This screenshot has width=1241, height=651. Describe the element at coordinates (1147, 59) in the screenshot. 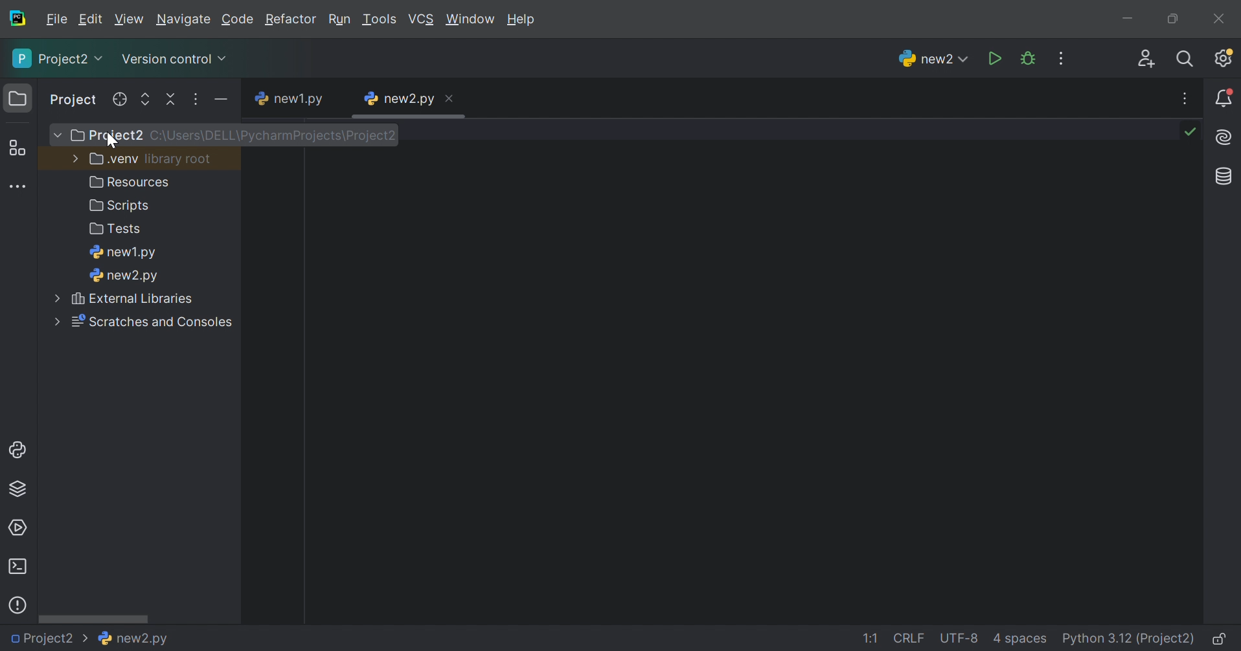

I see `Code with me` at that location.